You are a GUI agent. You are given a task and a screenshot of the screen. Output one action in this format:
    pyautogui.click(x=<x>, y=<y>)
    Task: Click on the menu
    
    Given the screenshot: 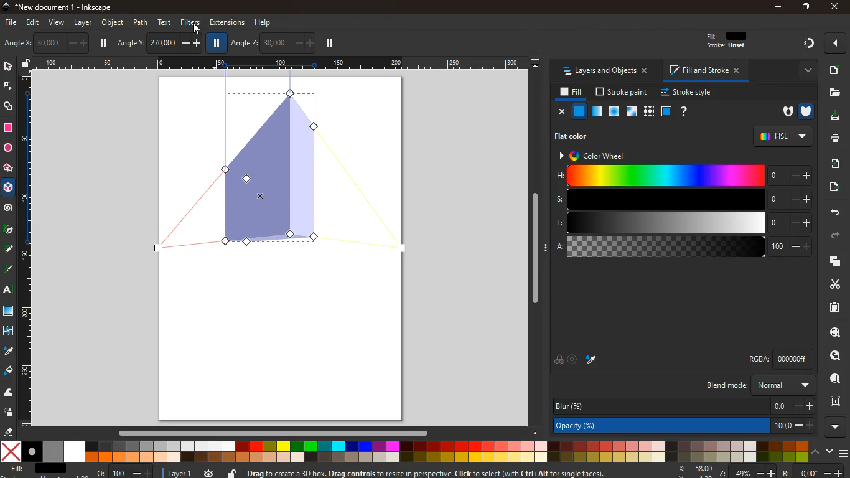 What is the action you would take?
    pyautogui.click(x=843, y=451)
    